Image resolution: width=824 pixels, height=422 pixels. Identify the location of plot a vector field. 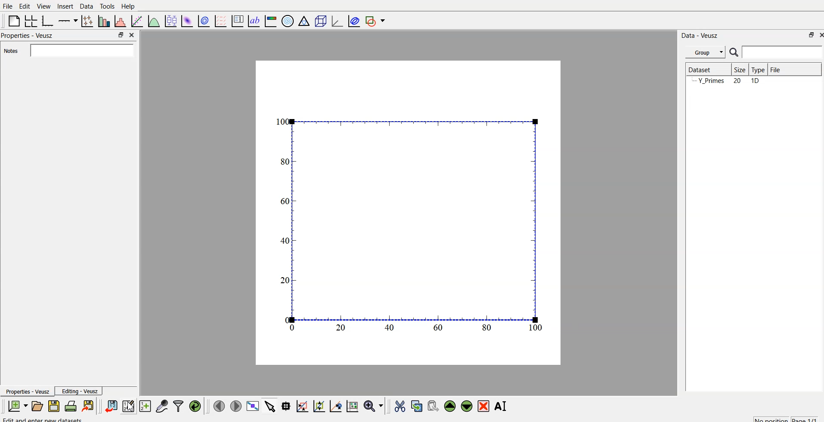
(222, 21).